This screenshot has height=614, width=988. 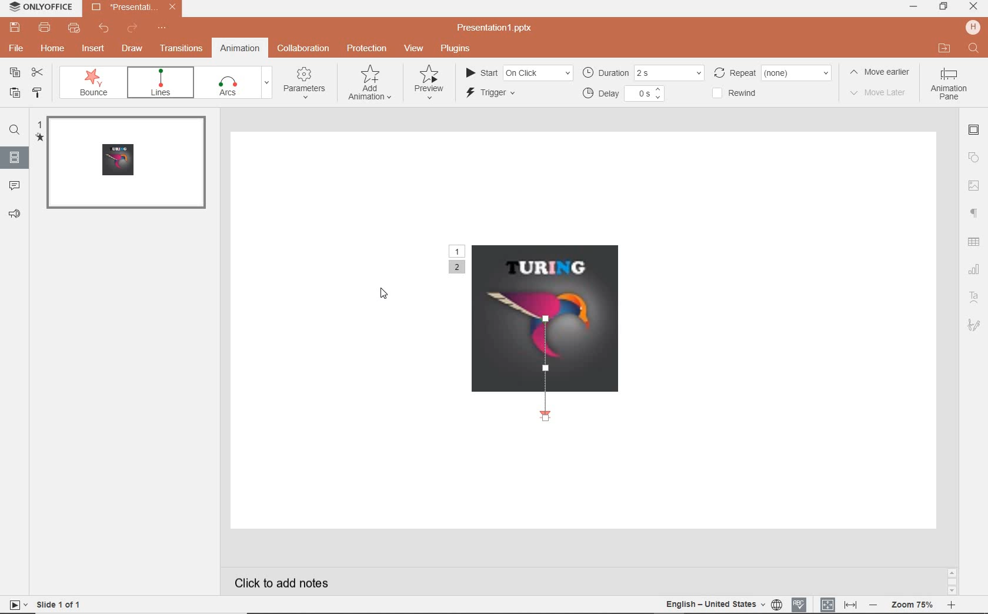 I want to click on presentation name, so click(x=133, y=6).